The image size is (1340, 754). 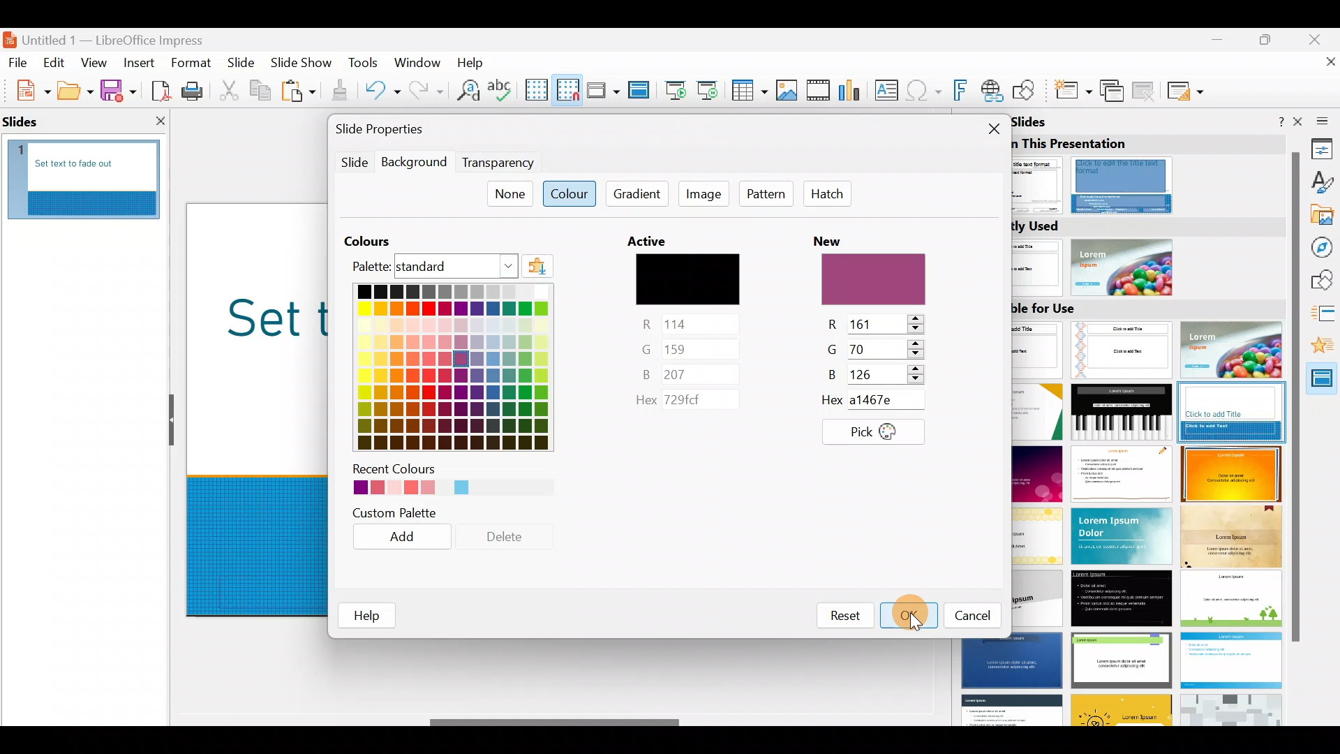 What do you see at coordinates (421, 61) in the screenshot?
I see `Window` at bounding box center [421, 61].